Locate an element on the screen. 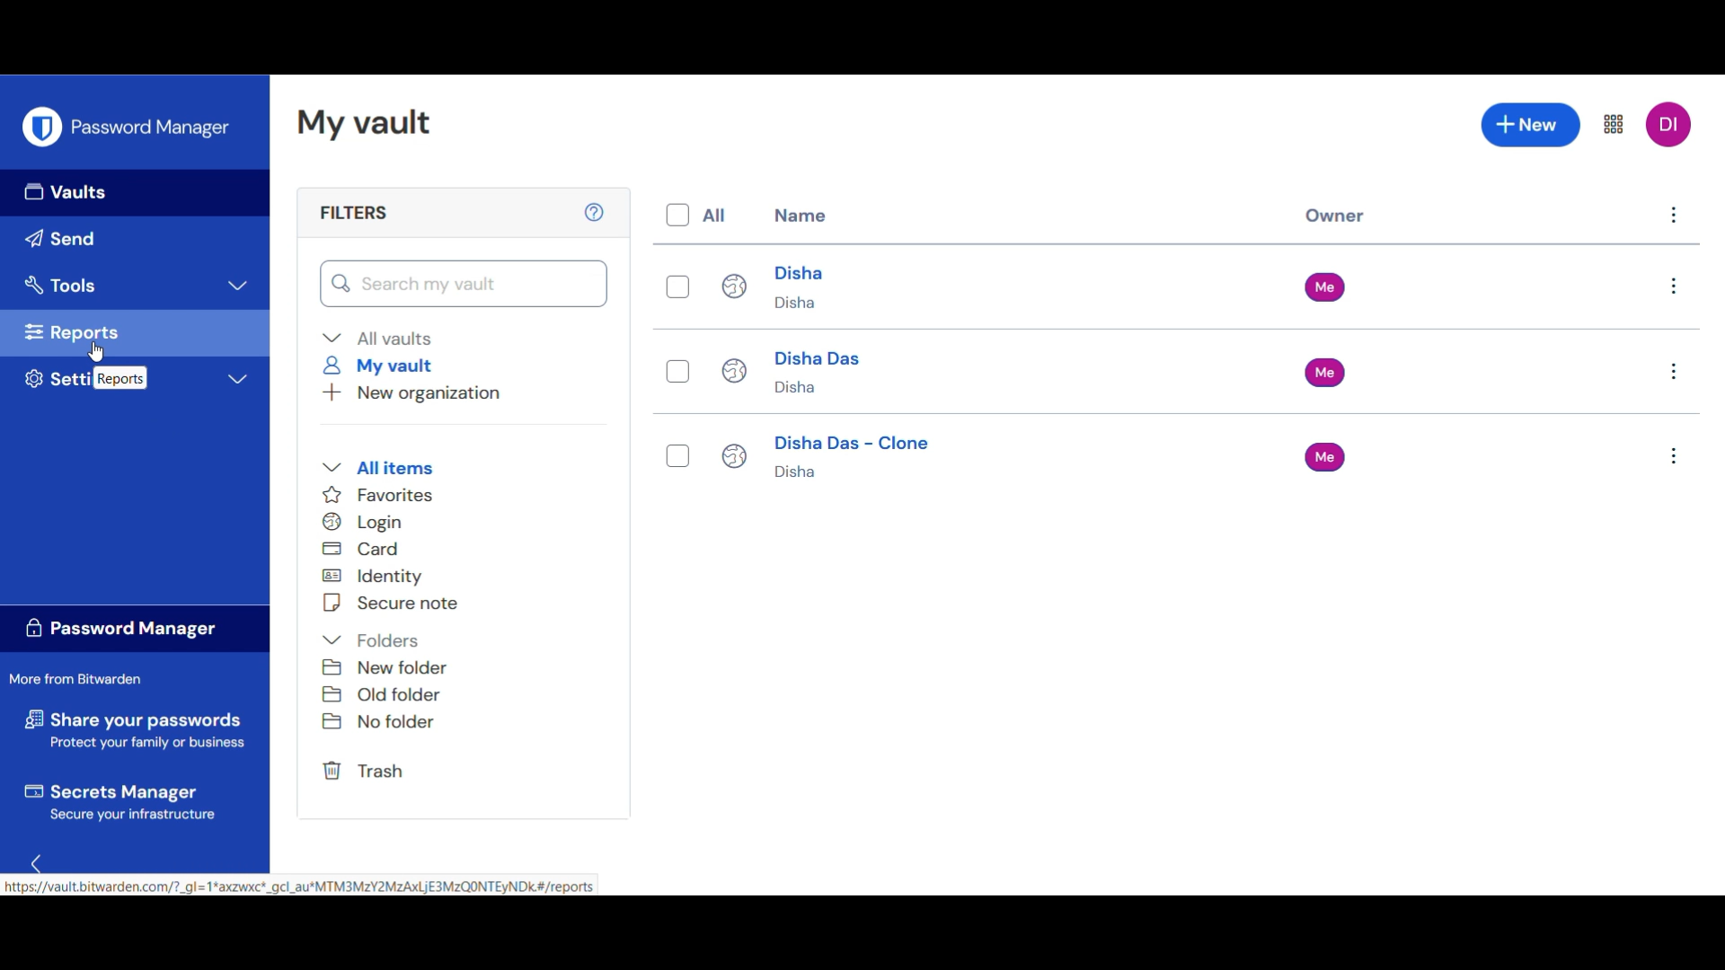 The height and width of the screenshot is (970, 1725). Search box is located at coordinates (464, 283).